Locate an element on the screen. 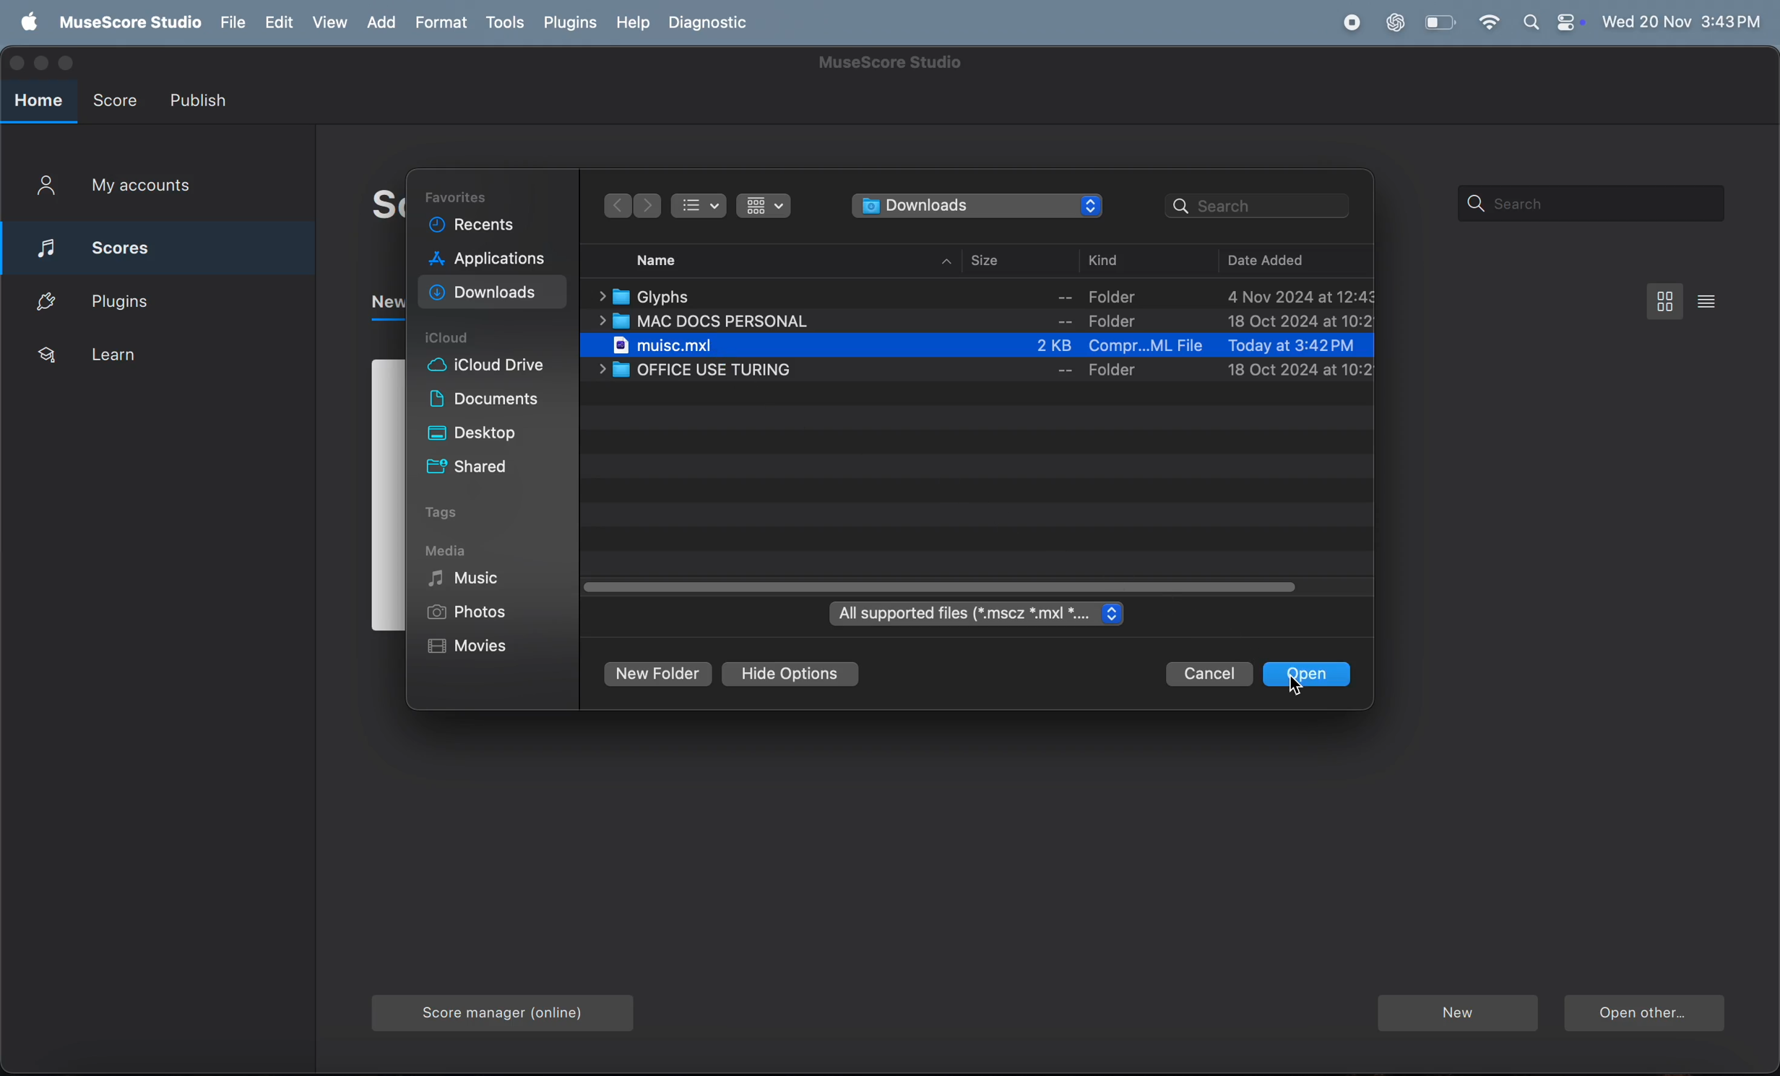  i cloud drive is located at coordinates (496, 368).